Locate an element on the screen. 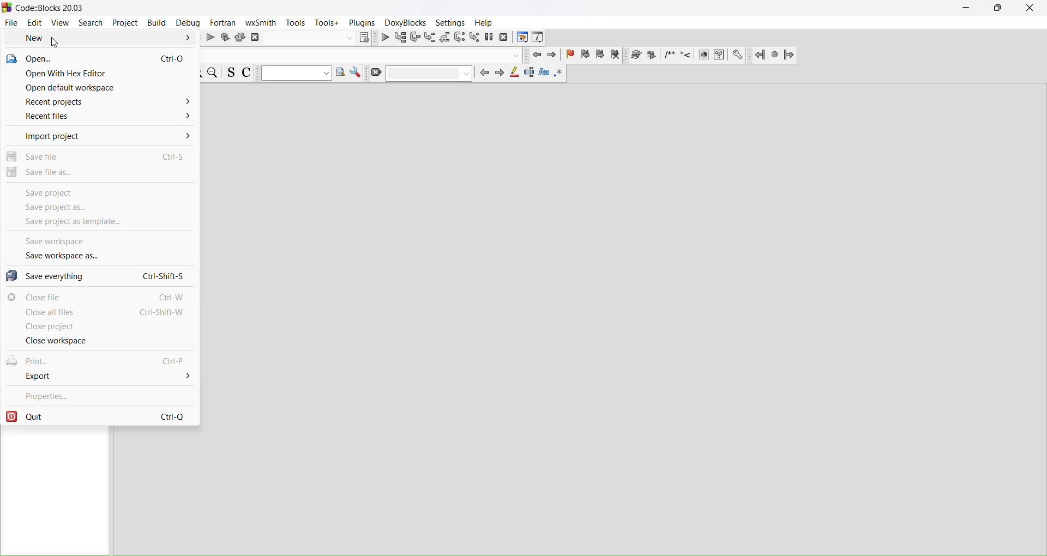 The height and width of the screenshot is (556, 1047). settings is located at coordinates (453, 23).